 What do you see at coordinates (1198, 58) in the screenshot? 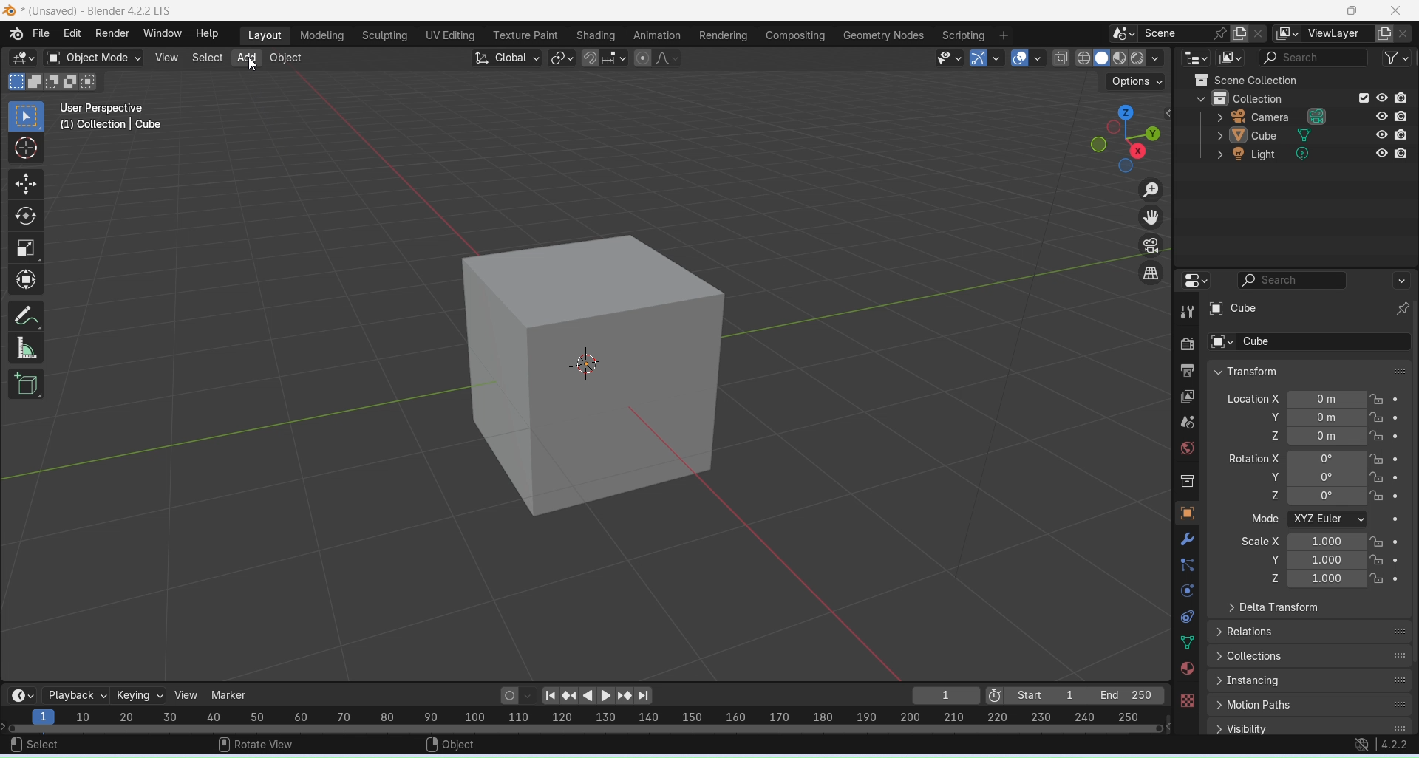
I see `Editor type` at bounding box center [1198, 58].